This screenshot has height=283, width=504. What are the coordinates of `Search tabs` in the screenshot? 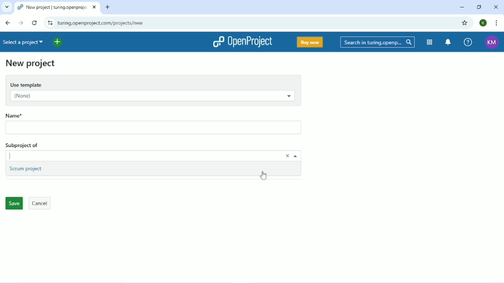 It's located at (6, 7).